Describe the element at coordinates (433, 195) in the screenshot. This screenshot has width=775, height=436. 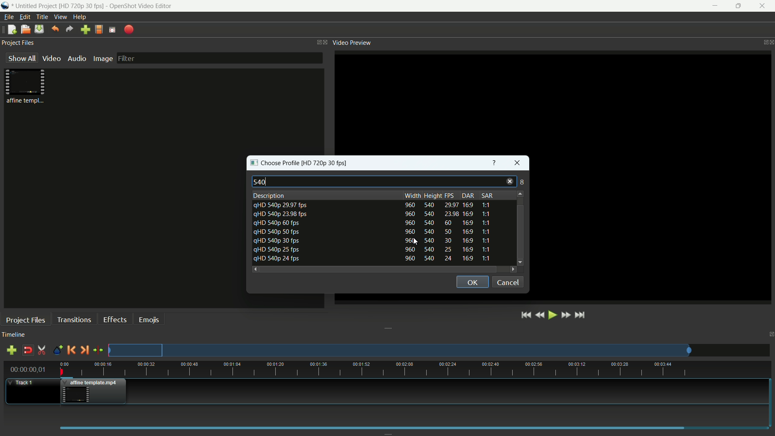
I see `height` at that location.